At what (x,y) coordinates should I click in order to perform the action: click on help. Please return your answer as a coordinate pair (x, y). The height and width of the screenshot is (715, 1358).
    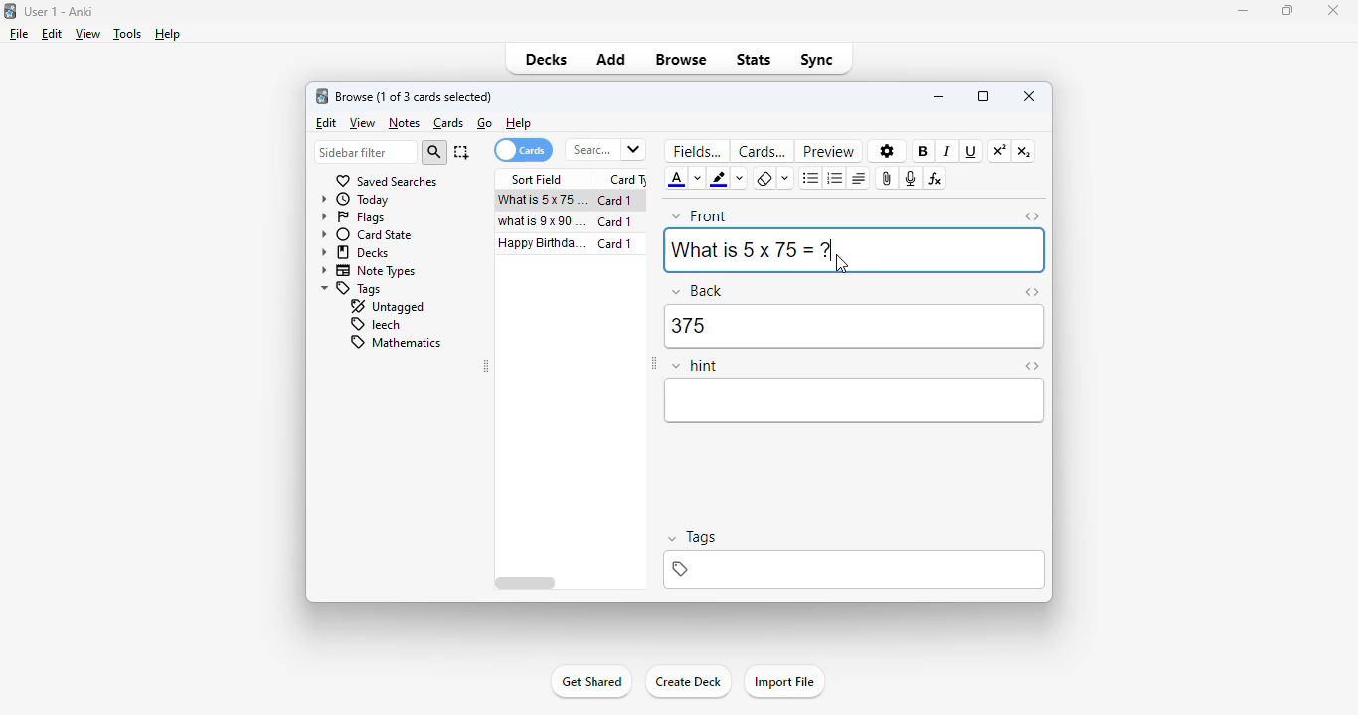
    Looking at the image, I should click on (168, 35).